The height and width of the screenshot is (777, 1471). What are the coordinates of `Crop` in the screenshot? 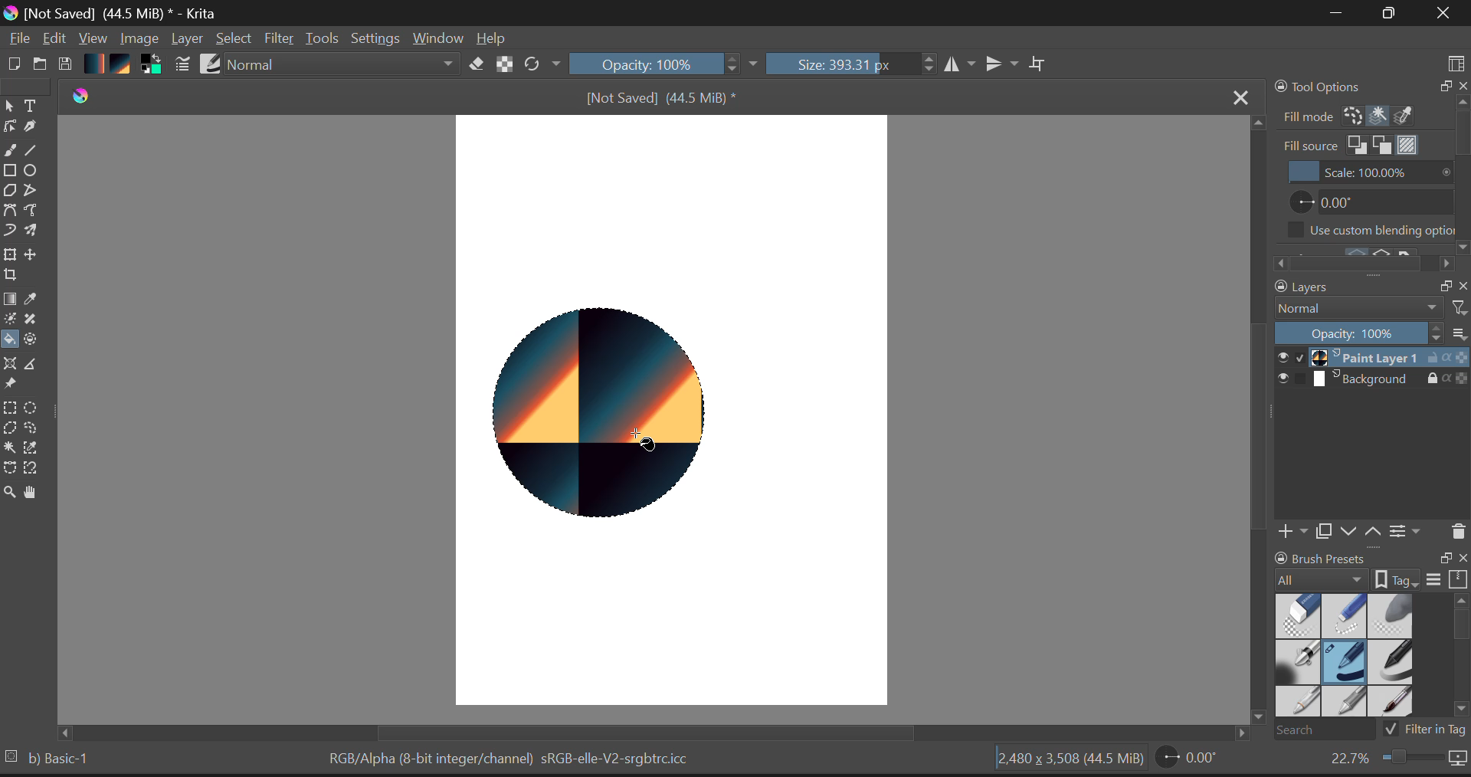 It's located at (9, 279).